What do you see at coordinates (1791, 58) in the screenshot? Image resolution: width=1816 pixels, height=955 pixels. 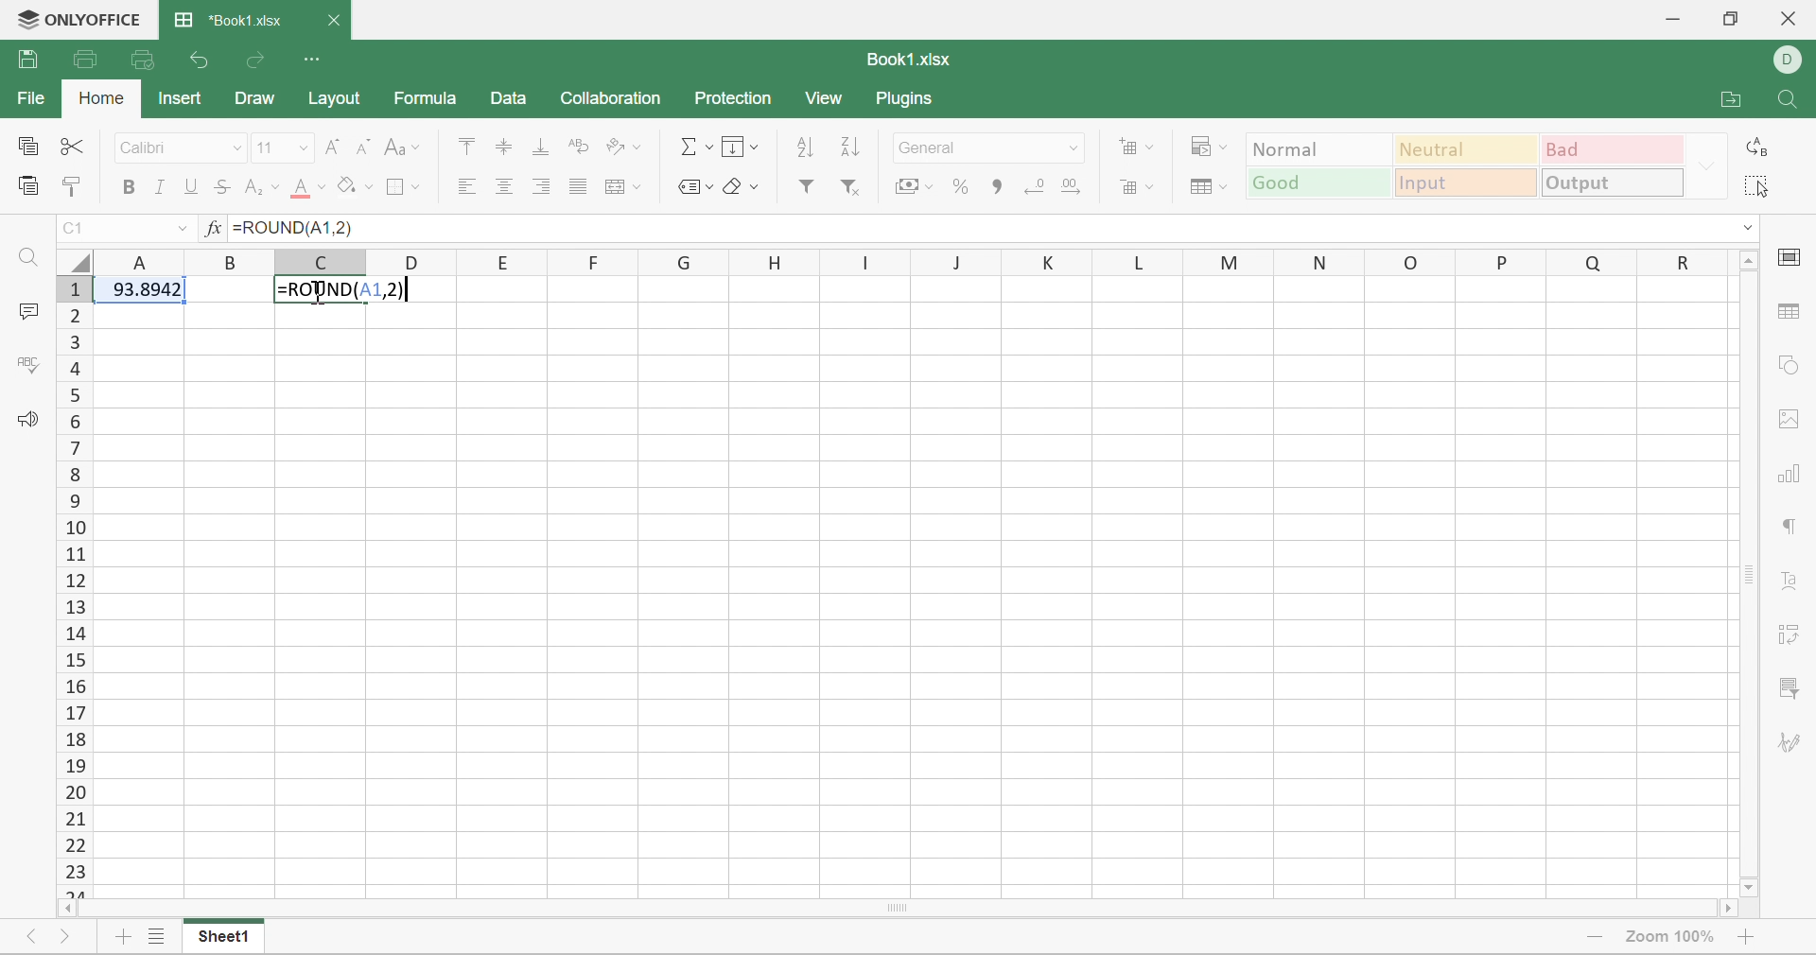 I see `DELL` at bounding box center [1791, 58].